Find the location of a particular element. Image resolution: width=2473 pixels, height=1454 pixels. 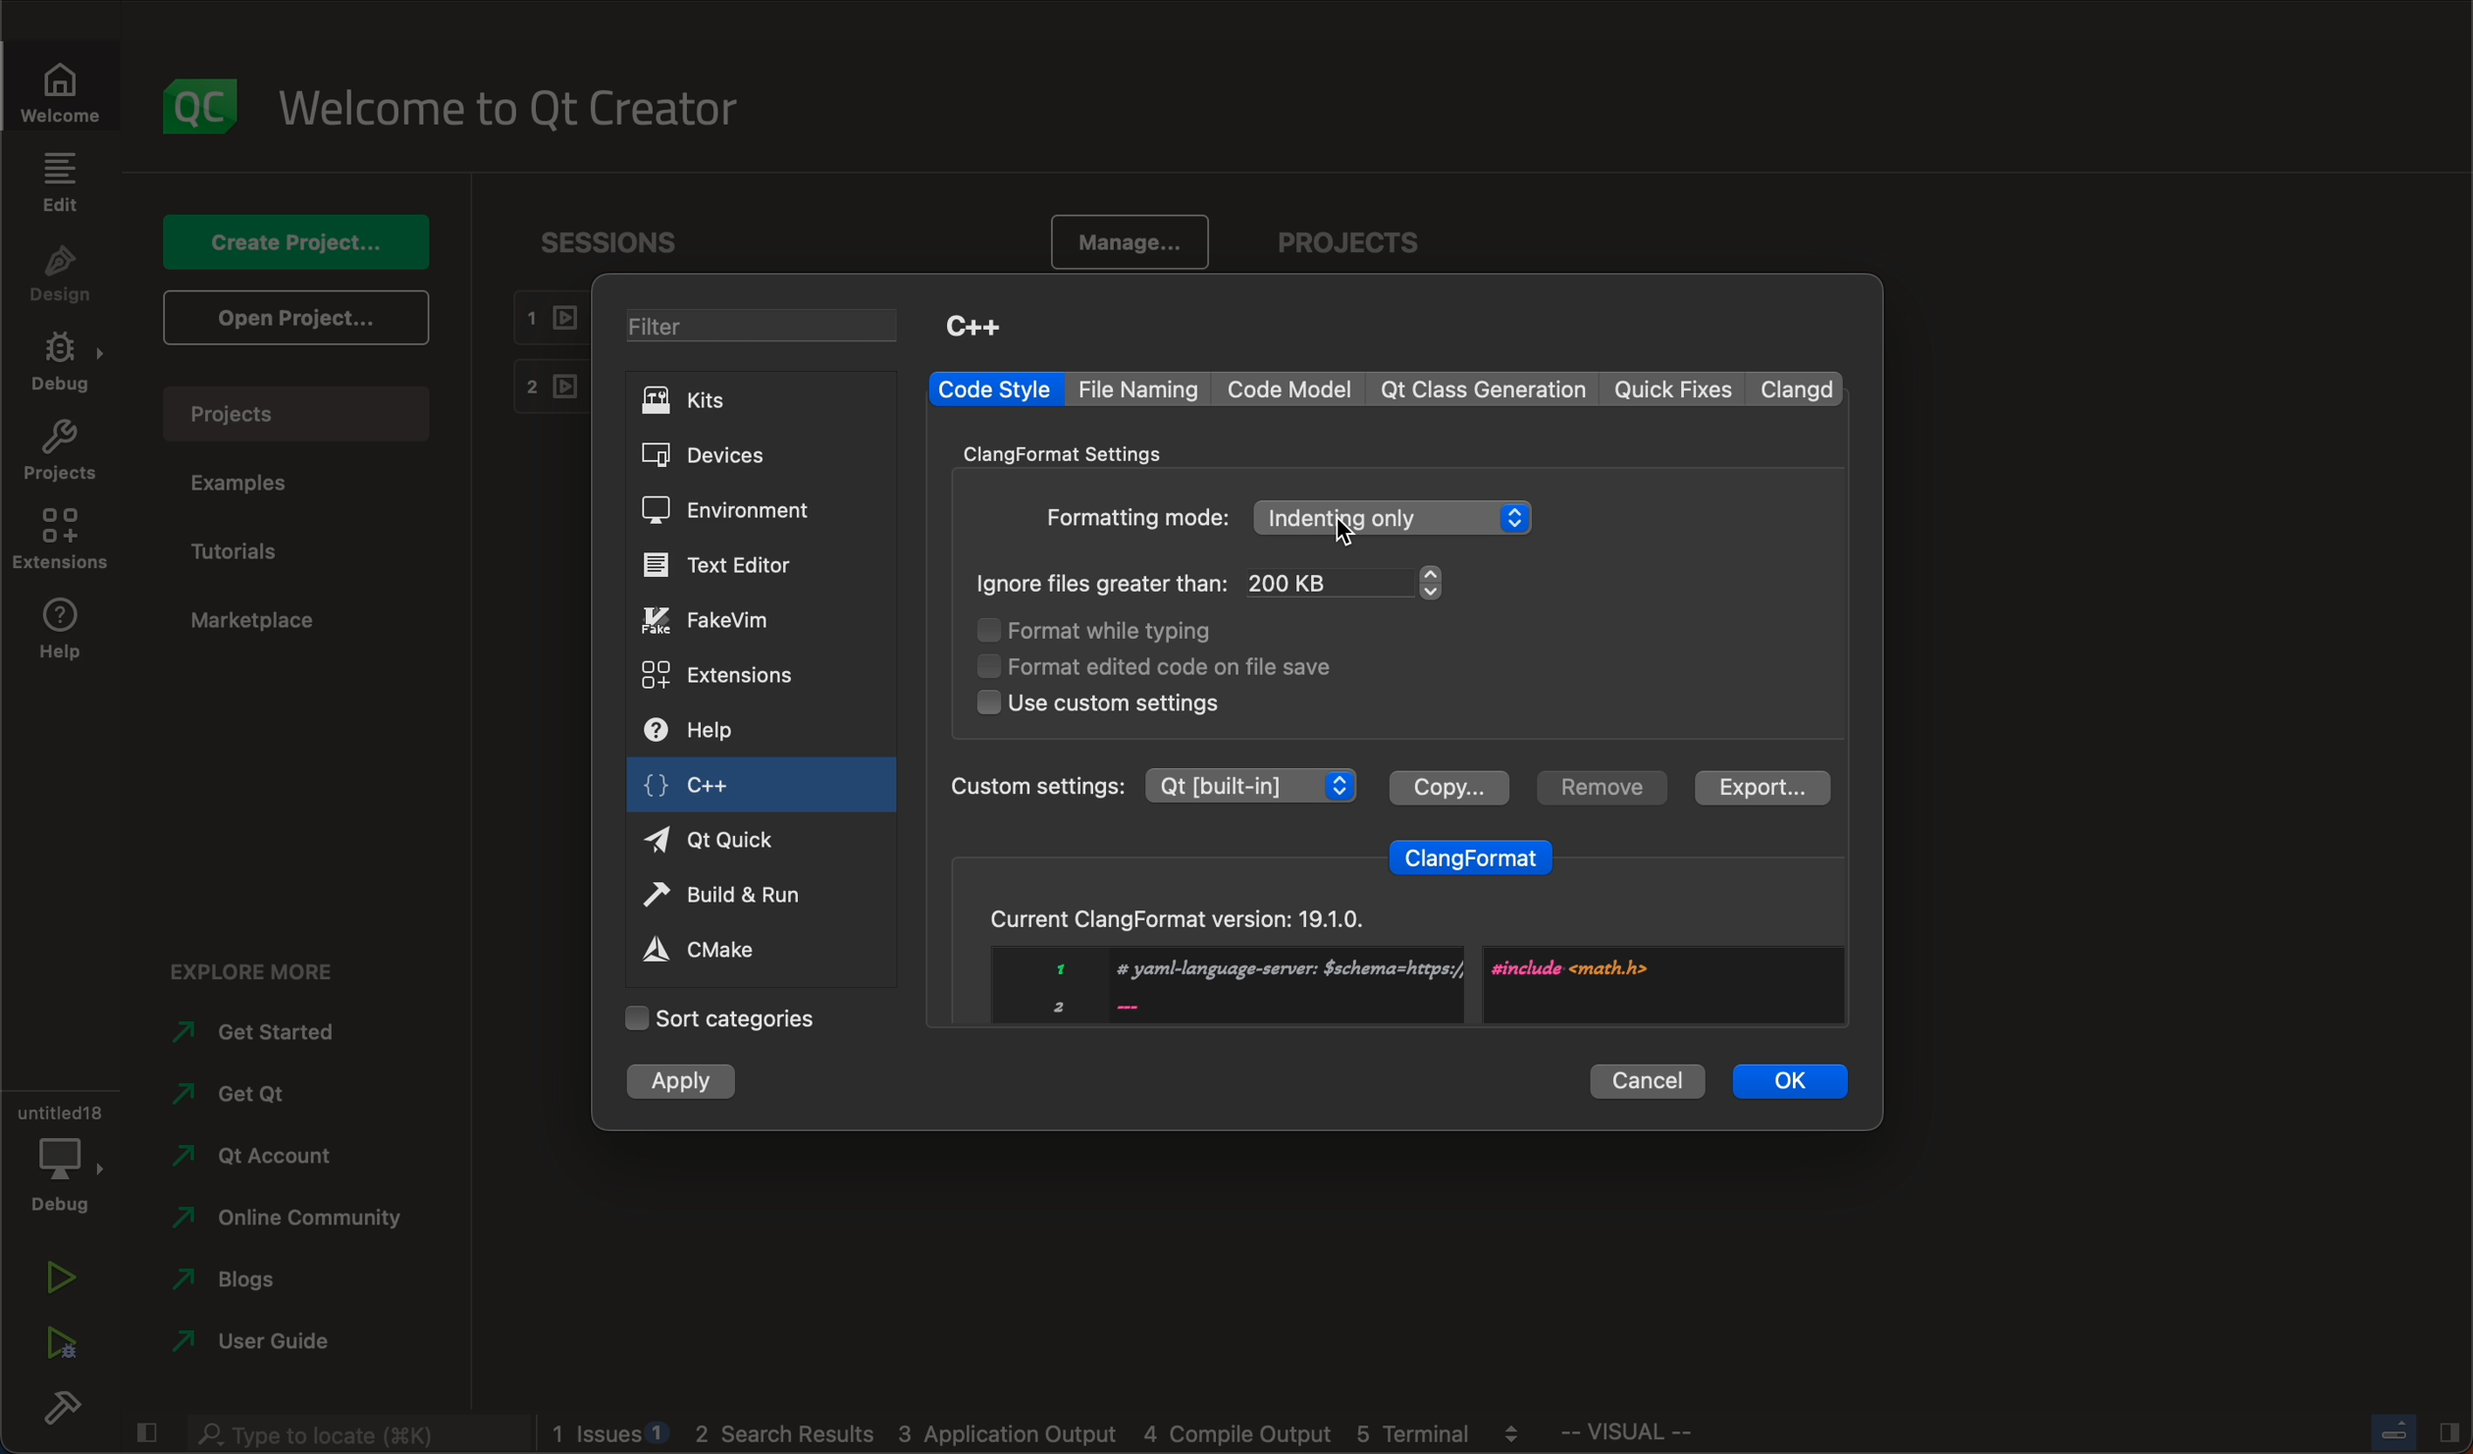

build and run is located at coordinates (732, 898).